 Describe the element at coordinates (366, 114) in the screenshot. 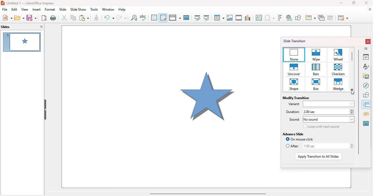

I see `animation` at that location.